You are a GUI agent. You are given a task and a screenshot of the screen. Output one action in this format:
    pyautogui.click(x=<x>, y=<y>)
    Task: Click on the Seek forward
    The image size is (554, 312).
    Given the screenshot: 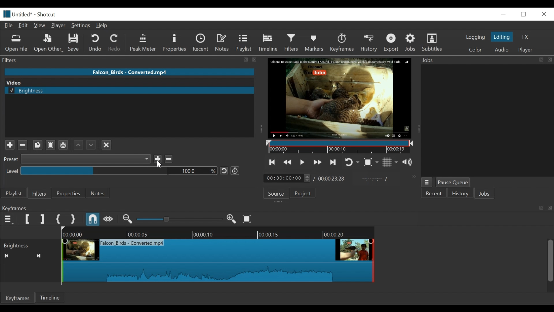 What is the action you would take?
    pyautogui.click(x=39, y=256)
    